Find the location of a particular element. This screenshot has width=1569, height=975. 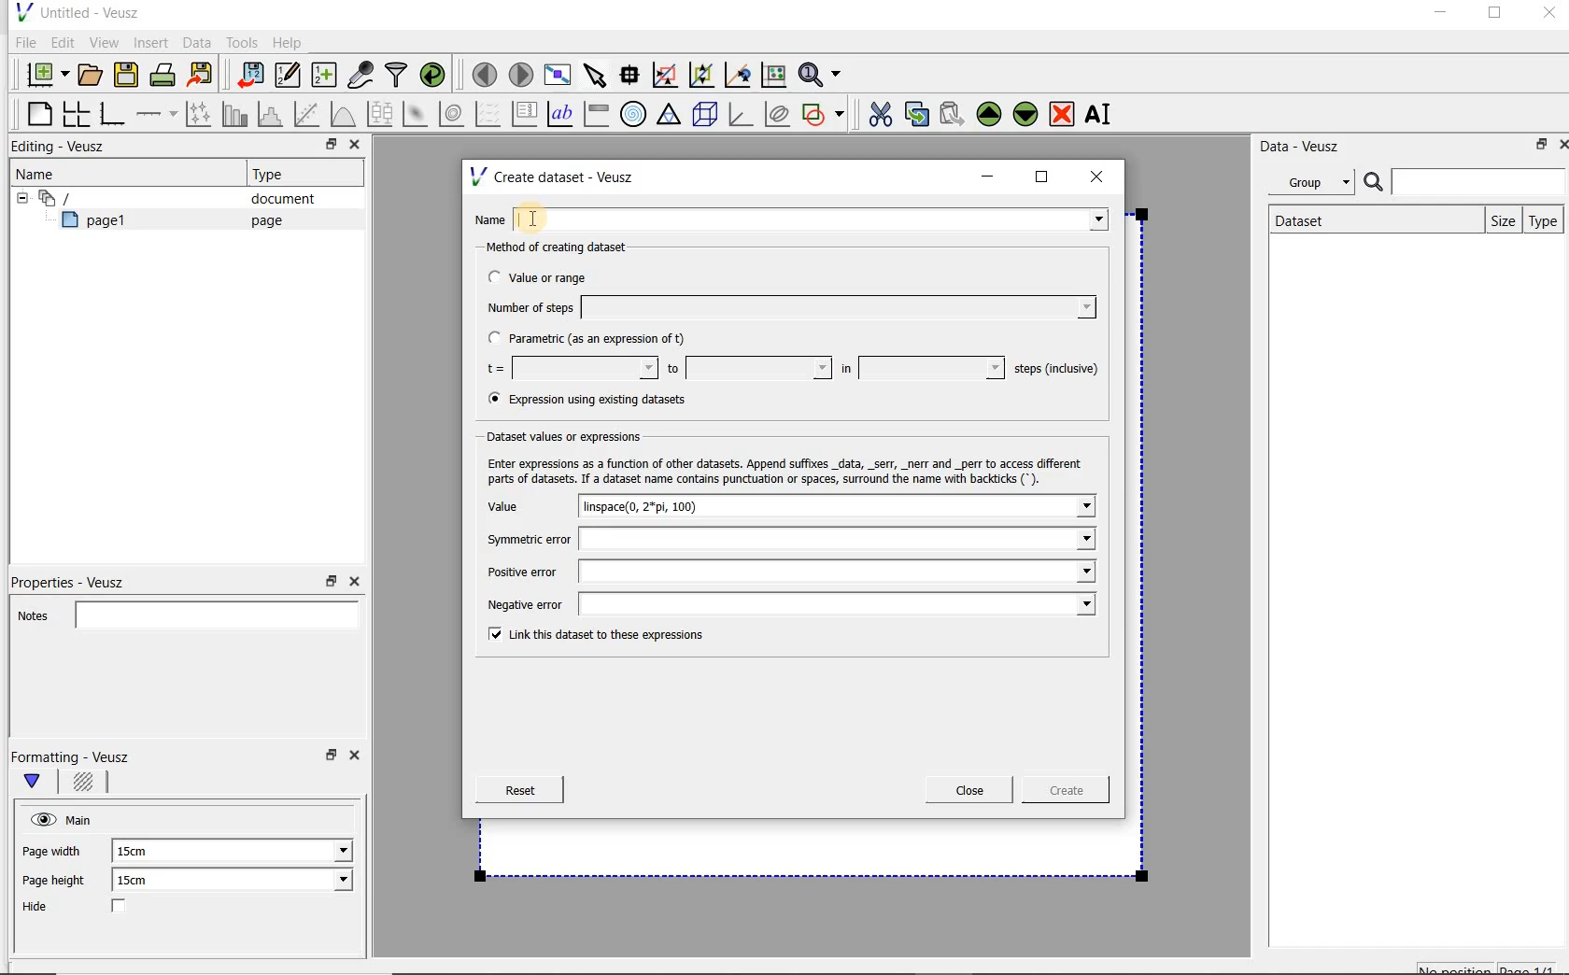

histogram of a dataset is located at coordinates (273, 114).